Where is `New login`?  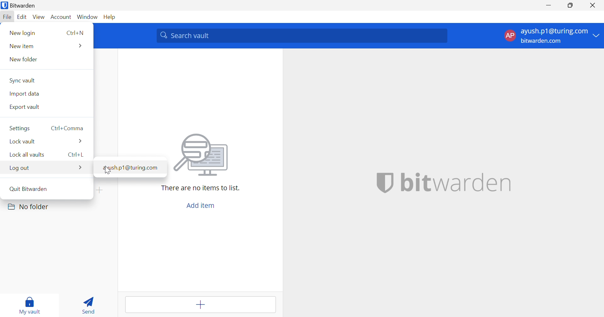
New login is located at coordinates (23, 33).